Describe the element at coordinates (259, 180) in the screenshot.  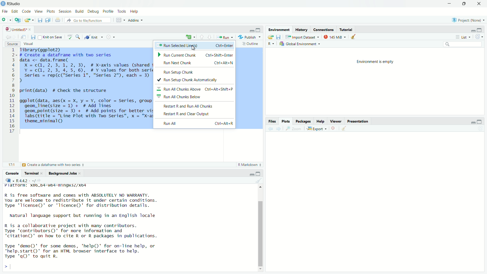
I see `Clear object from the workspace` at that location.